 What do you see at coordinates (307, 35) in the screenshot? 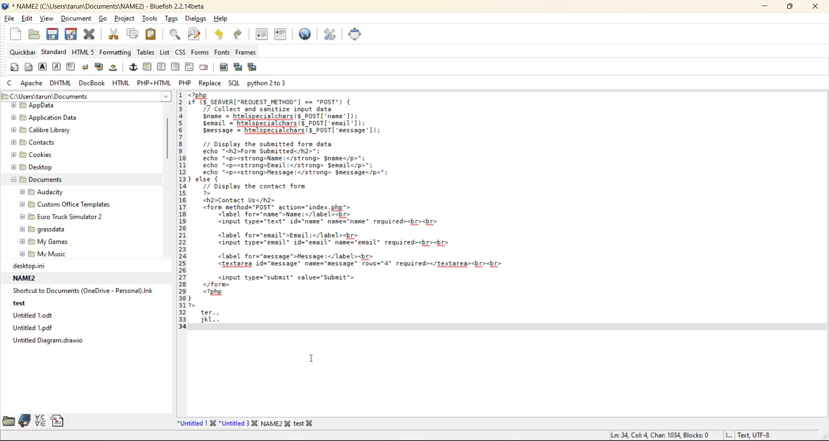
I see `preview in browser` at bounding box center [307, 35].